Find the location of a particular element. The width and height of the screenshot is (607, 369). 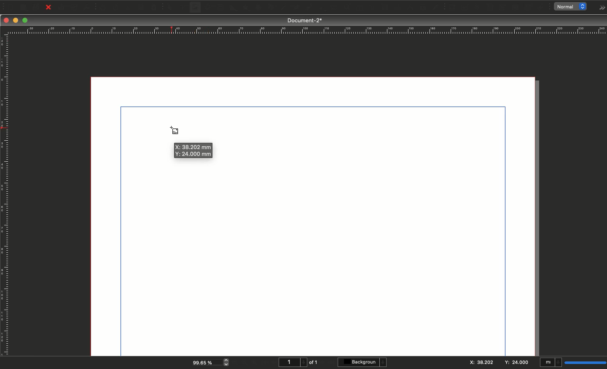

Shape is located at coordinates (234, 8).